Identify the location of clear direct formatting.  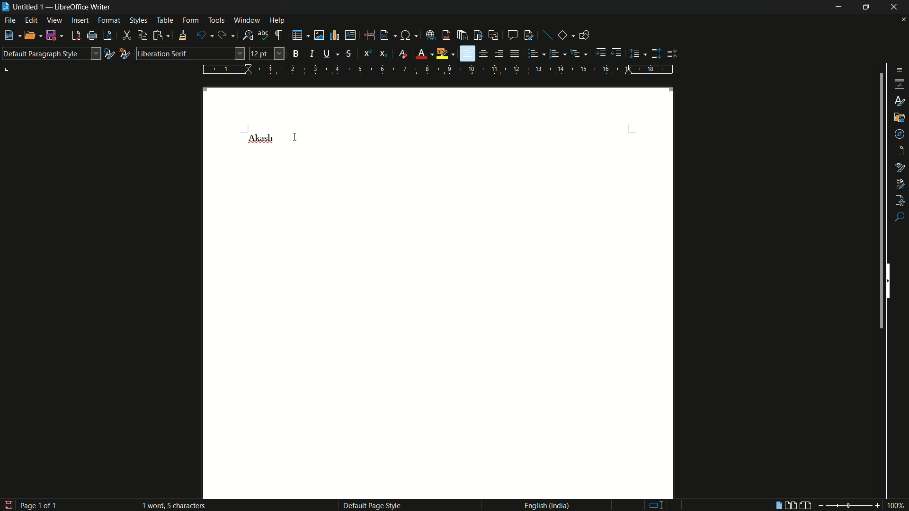
(404, 54).